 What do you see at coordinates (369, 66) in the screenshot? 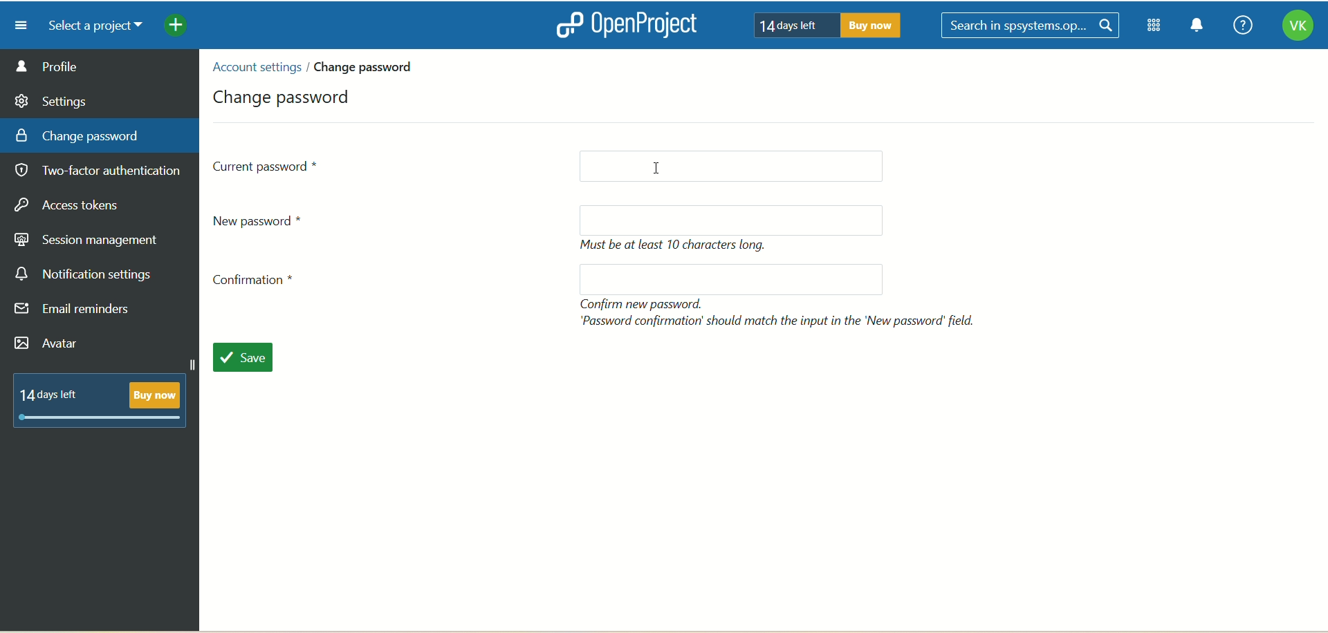
I see `change password` at bounding box center [369, 66].